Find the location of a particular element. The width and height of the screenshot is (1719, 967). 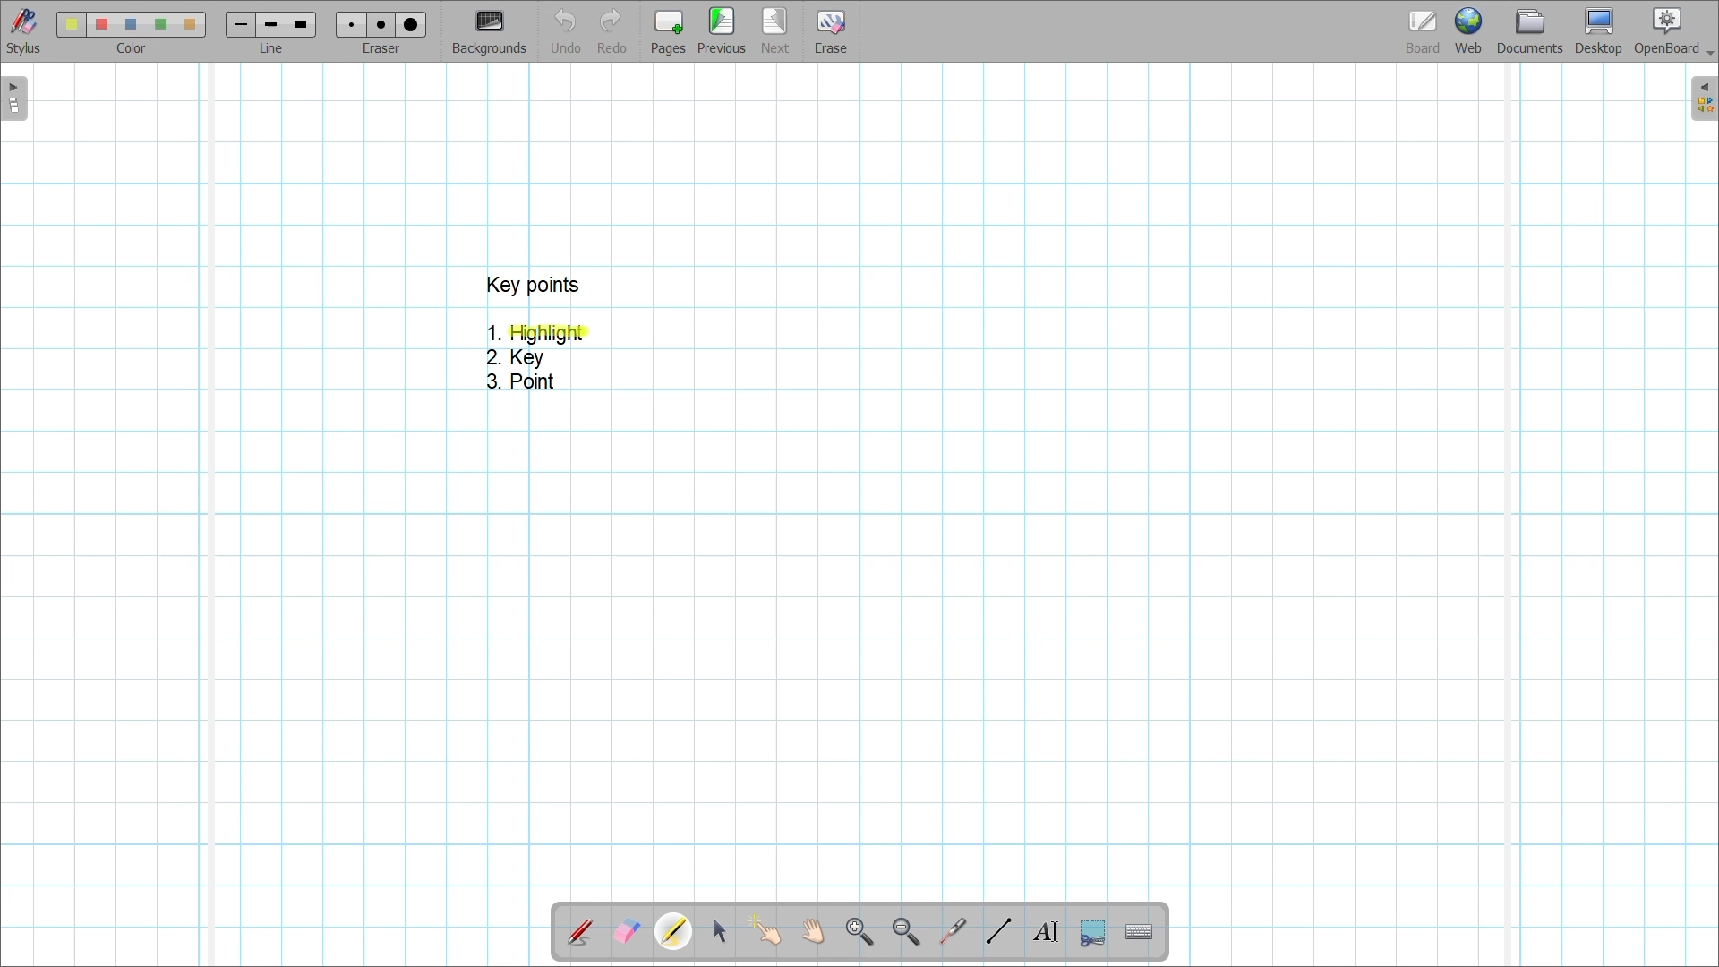

color4 is located at coordinates (159, 23).